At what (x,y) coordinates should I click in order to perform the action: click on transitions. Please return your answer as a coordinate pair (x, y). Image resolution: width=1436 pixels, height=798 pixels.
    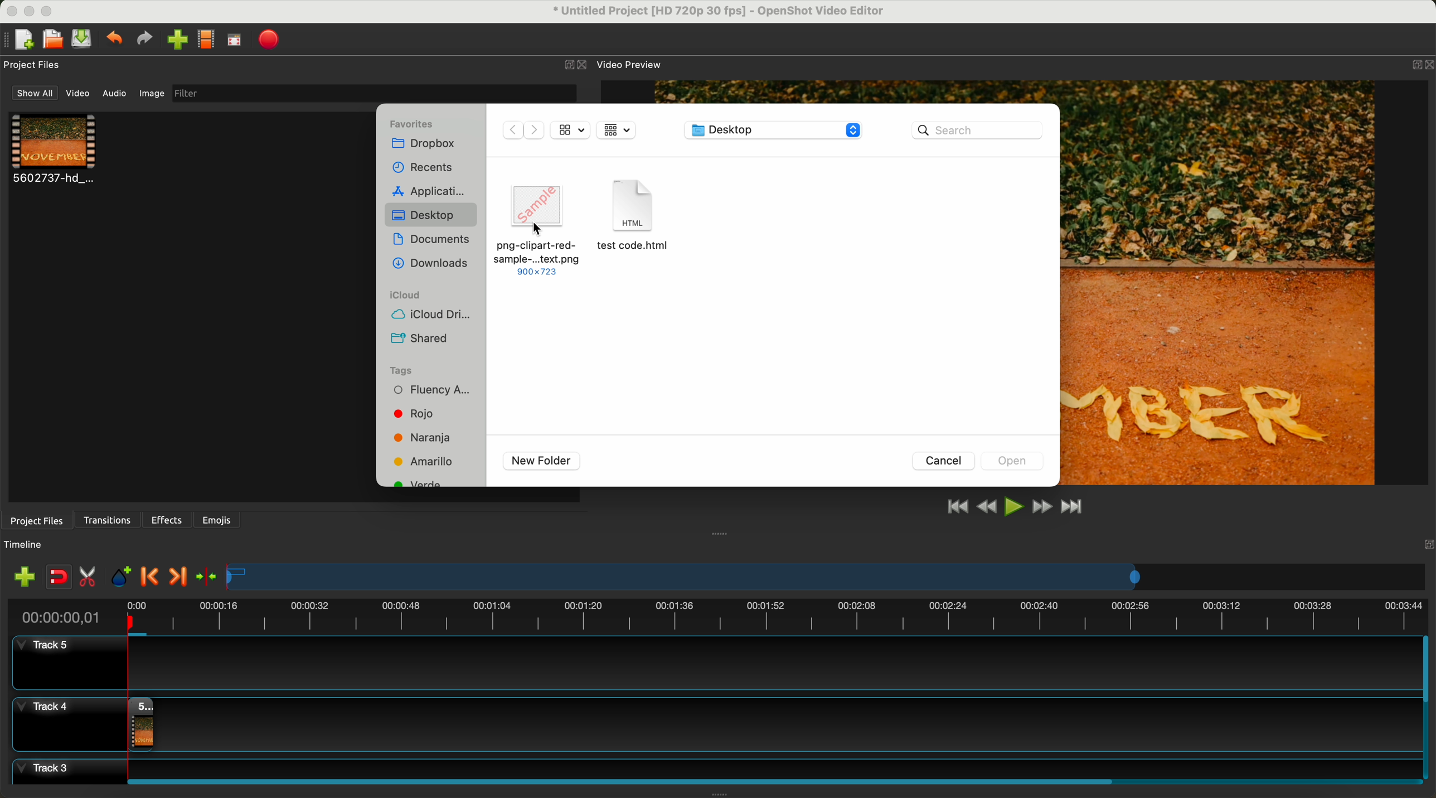
    Looking at the image, I should click on (109, 520).